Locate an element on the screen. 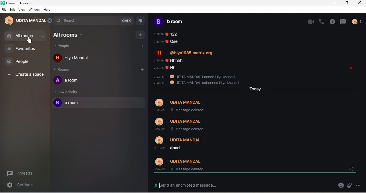 This screenshot has height=193, width=366. view is located at coordinates (22, 10).